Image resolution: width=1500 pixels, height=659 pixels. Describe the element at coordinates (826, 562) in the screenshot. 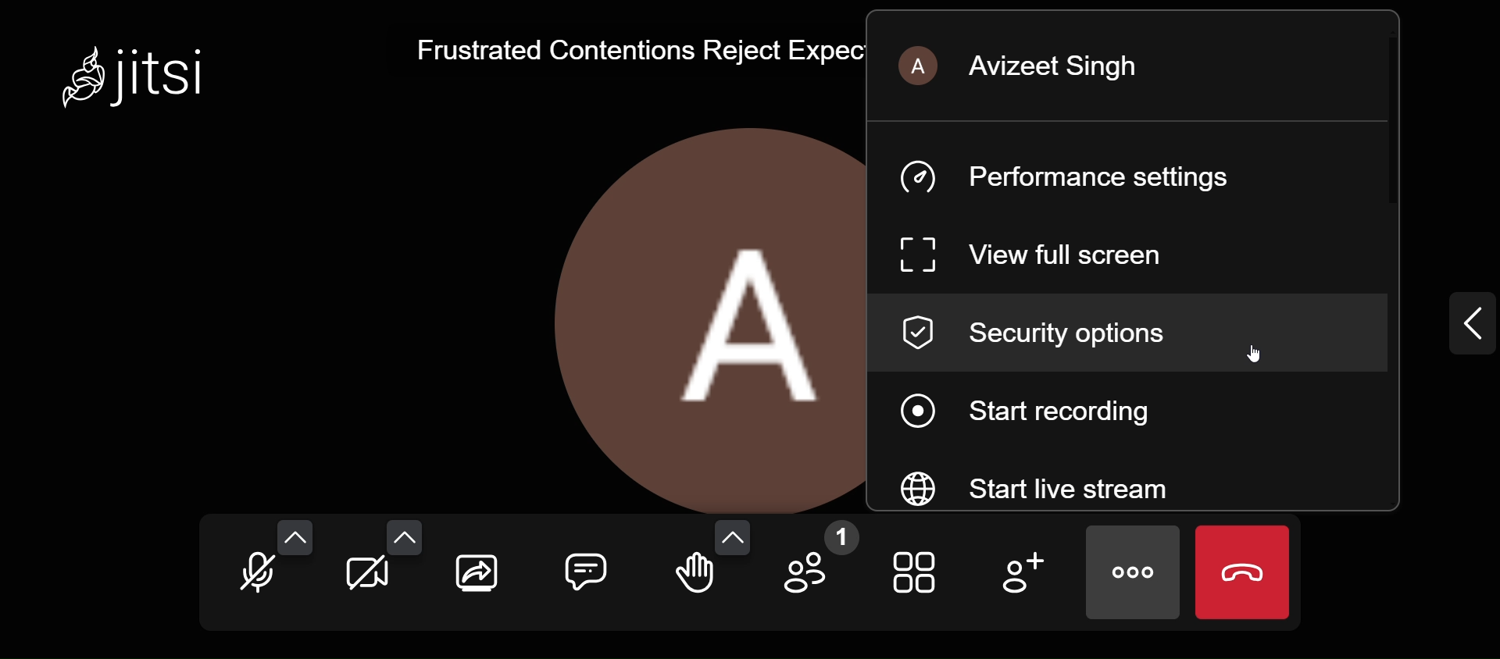

I see `participants` at that location.